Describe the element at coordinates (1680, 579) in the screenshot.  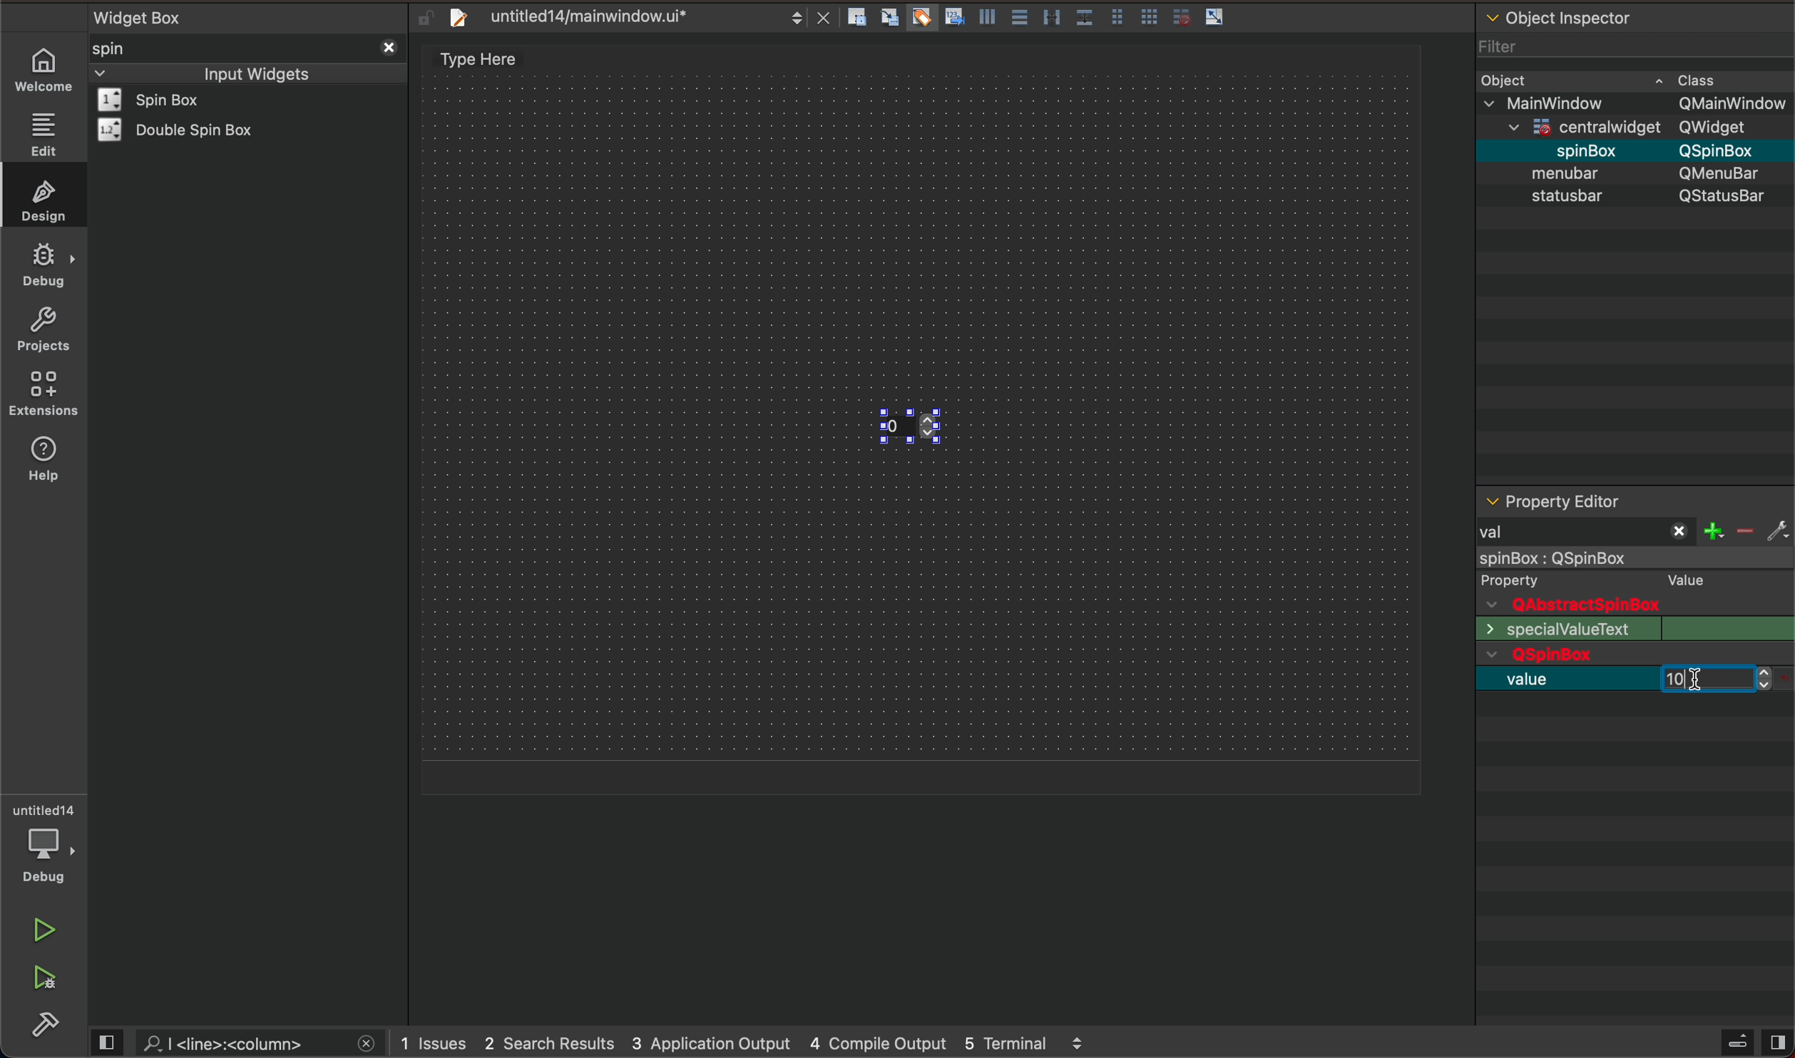
I see `text` at that location.